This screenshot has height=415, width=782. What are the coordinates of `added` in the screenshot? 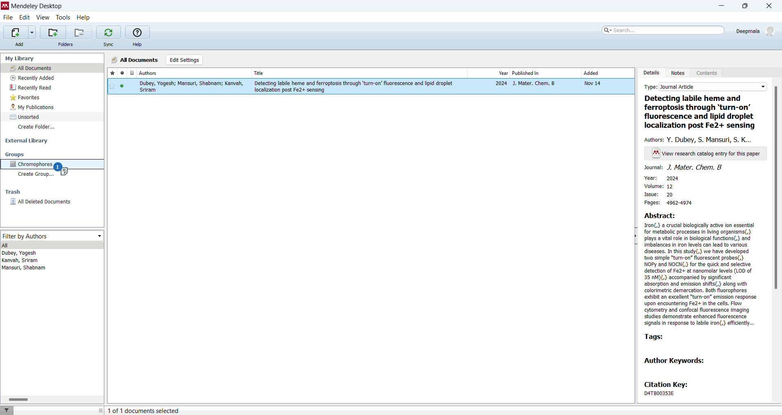 It's located at (606, 73).